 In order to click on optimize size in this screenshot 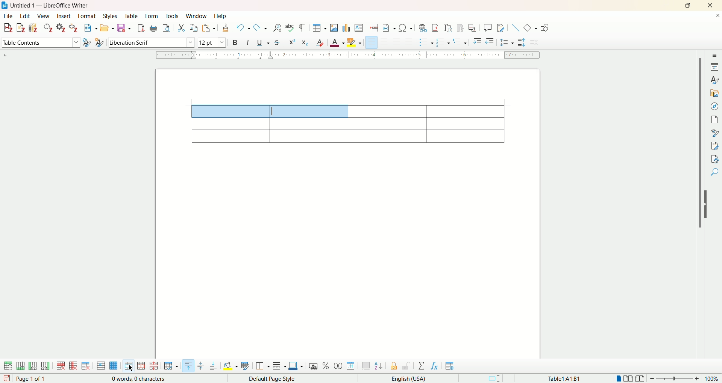, I will do `click(172, 365)`.